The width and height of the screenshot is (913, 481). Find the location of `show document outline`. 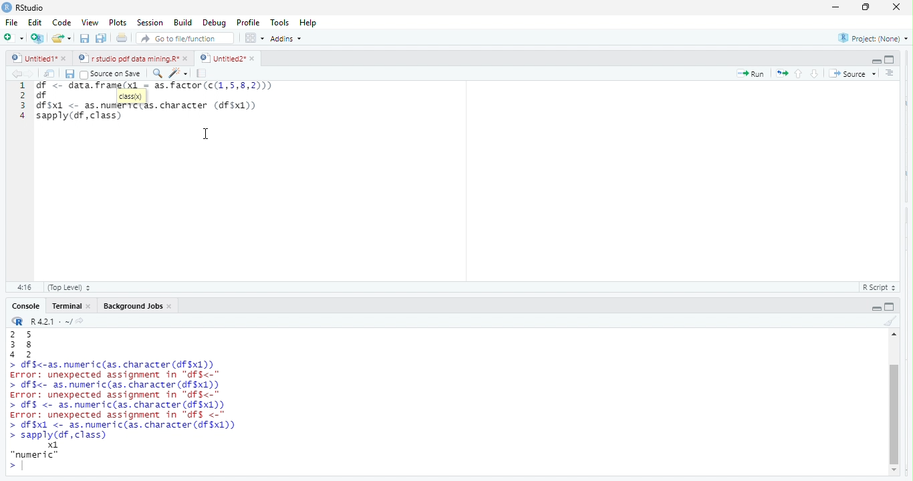

show document outline is located at coordinates (890, 74).